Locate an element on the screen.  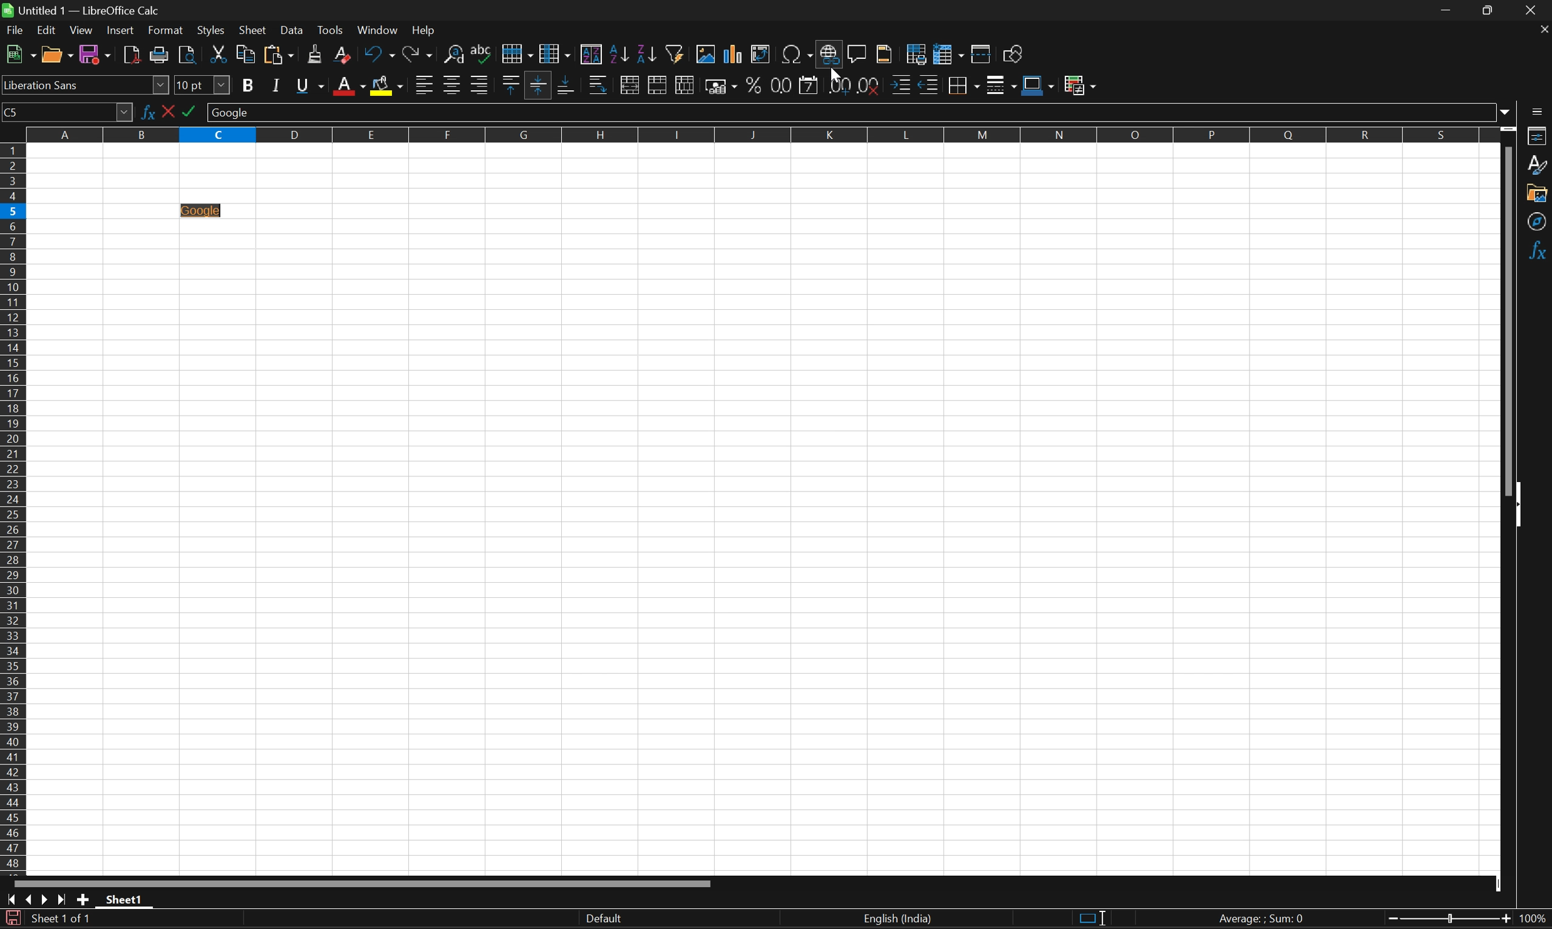
Minimize is located at coordinates (1447, 11).